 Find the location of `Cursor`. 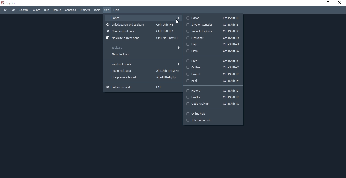

Cursor is located at coordinates (177, 22).